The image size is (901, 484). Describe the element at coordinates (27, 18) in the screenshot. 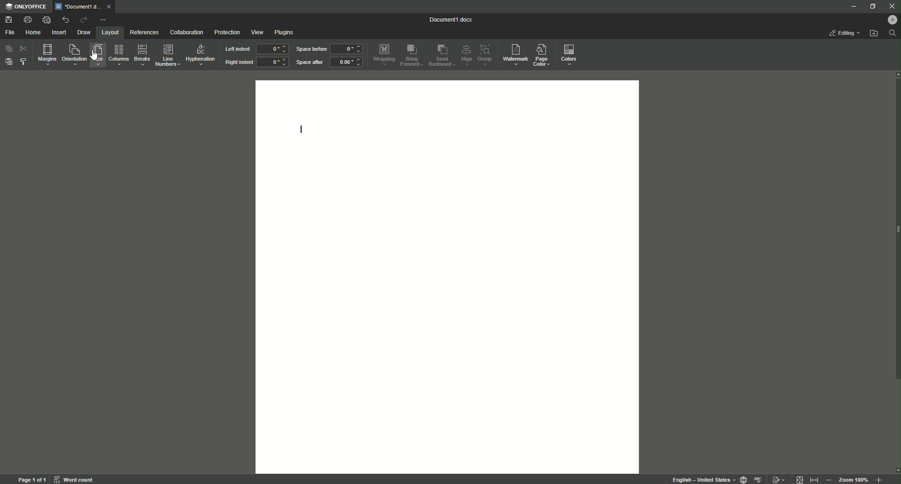

I see `Print` at that location.